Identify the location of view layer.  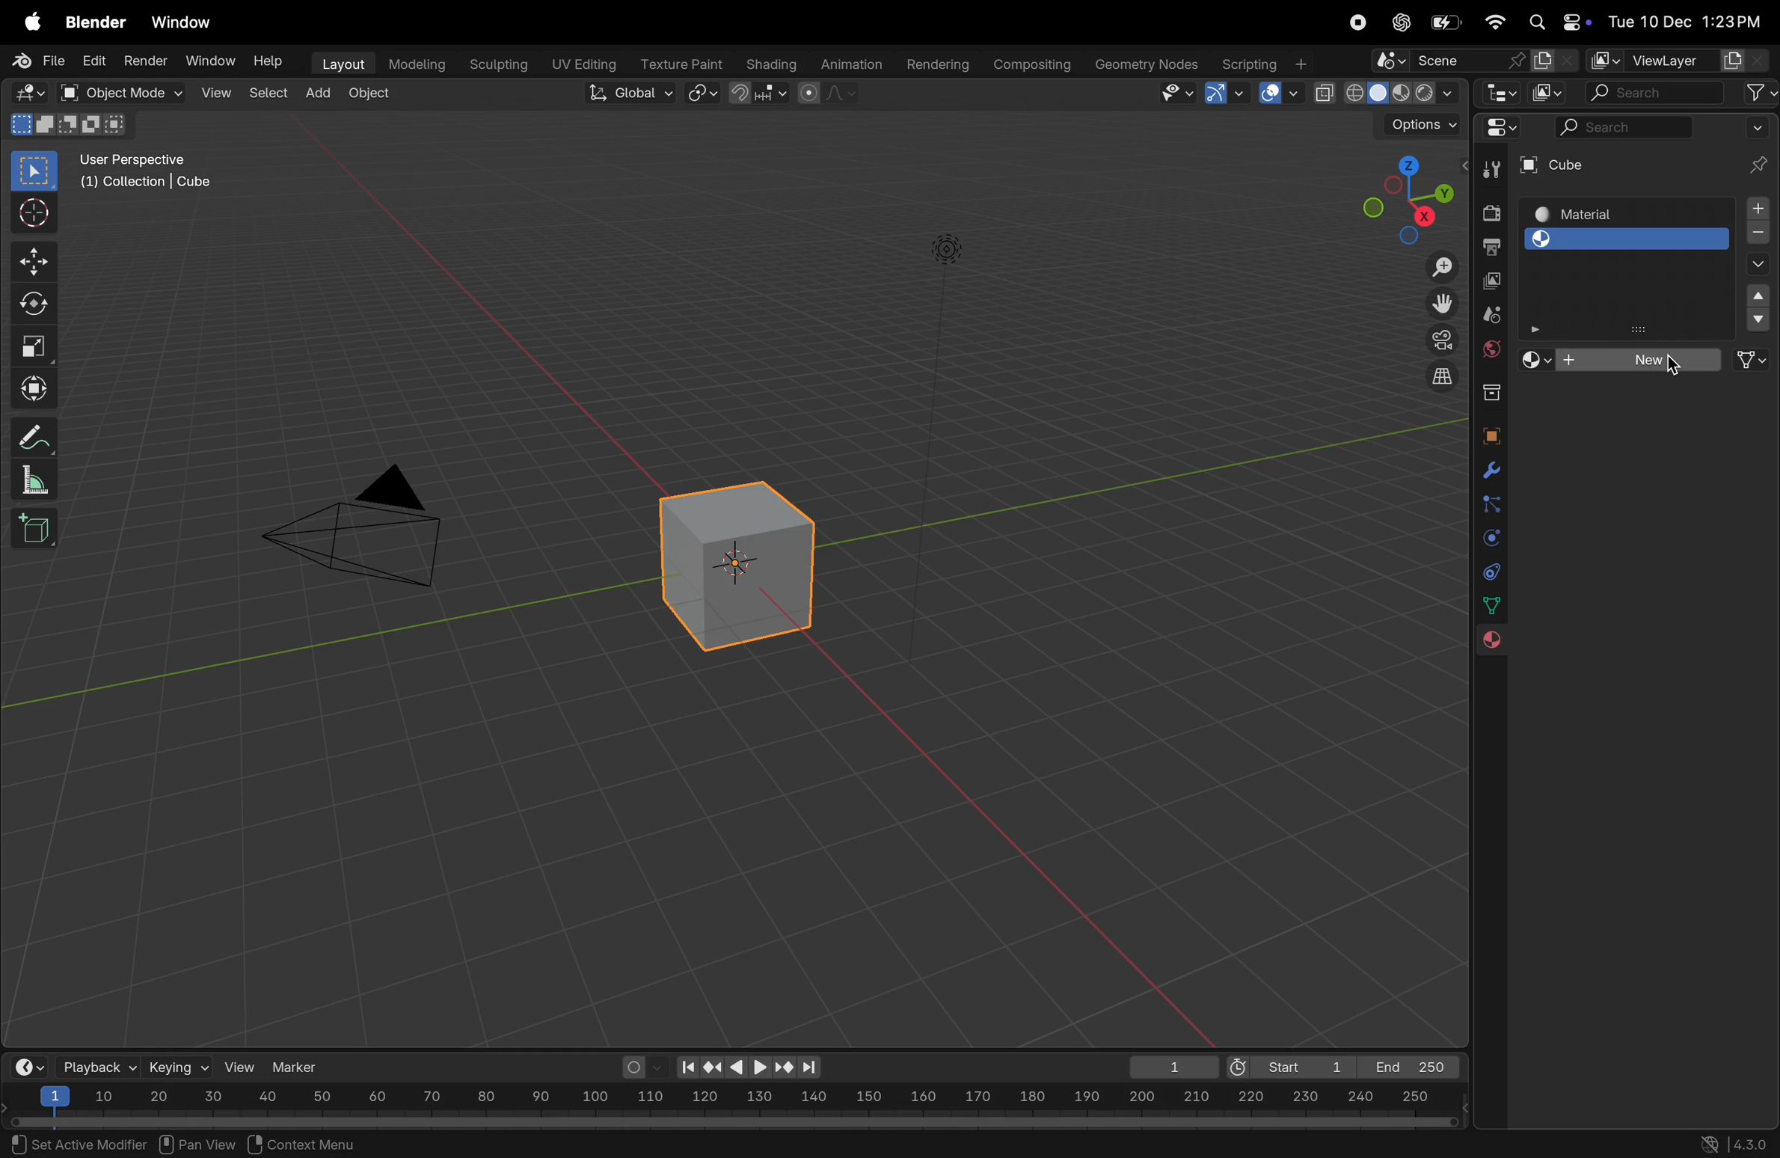
(1666, 57).